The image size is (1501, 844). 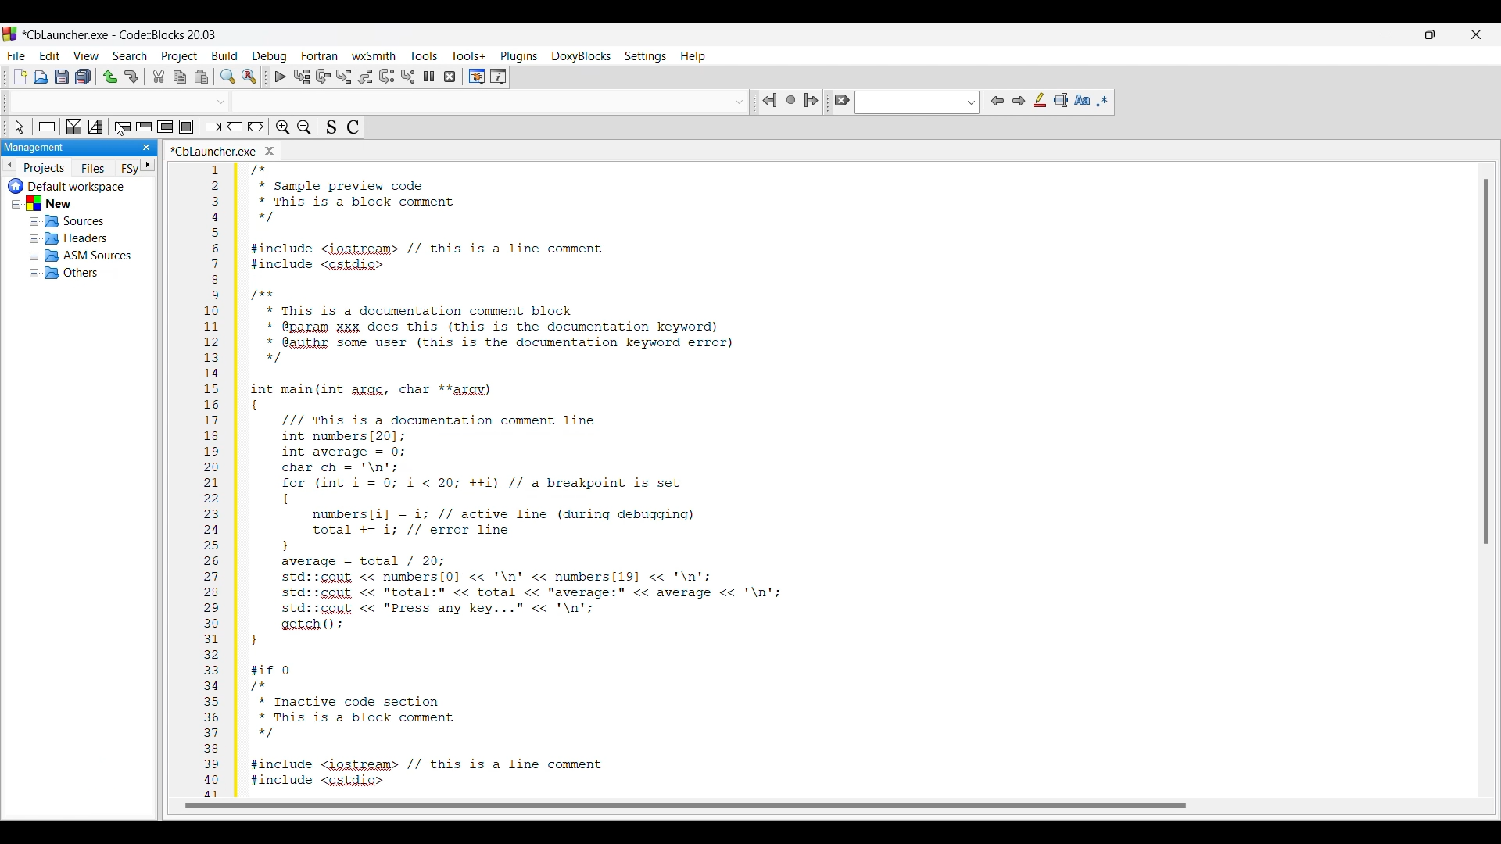 I want to click on Jump forward, so click(x=811, y=100).